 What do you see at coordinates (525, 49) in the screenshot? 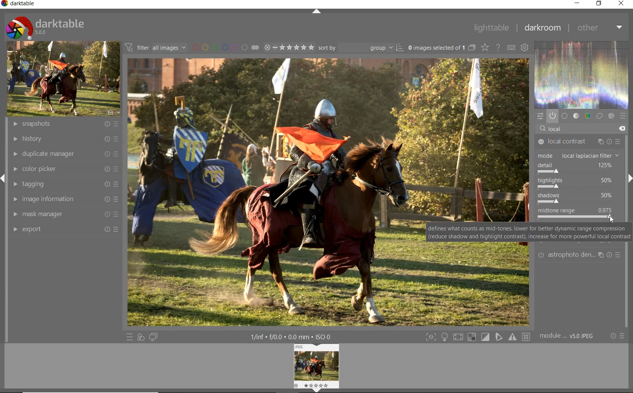
I see `show global preferences` at bounding box center [525, 49].